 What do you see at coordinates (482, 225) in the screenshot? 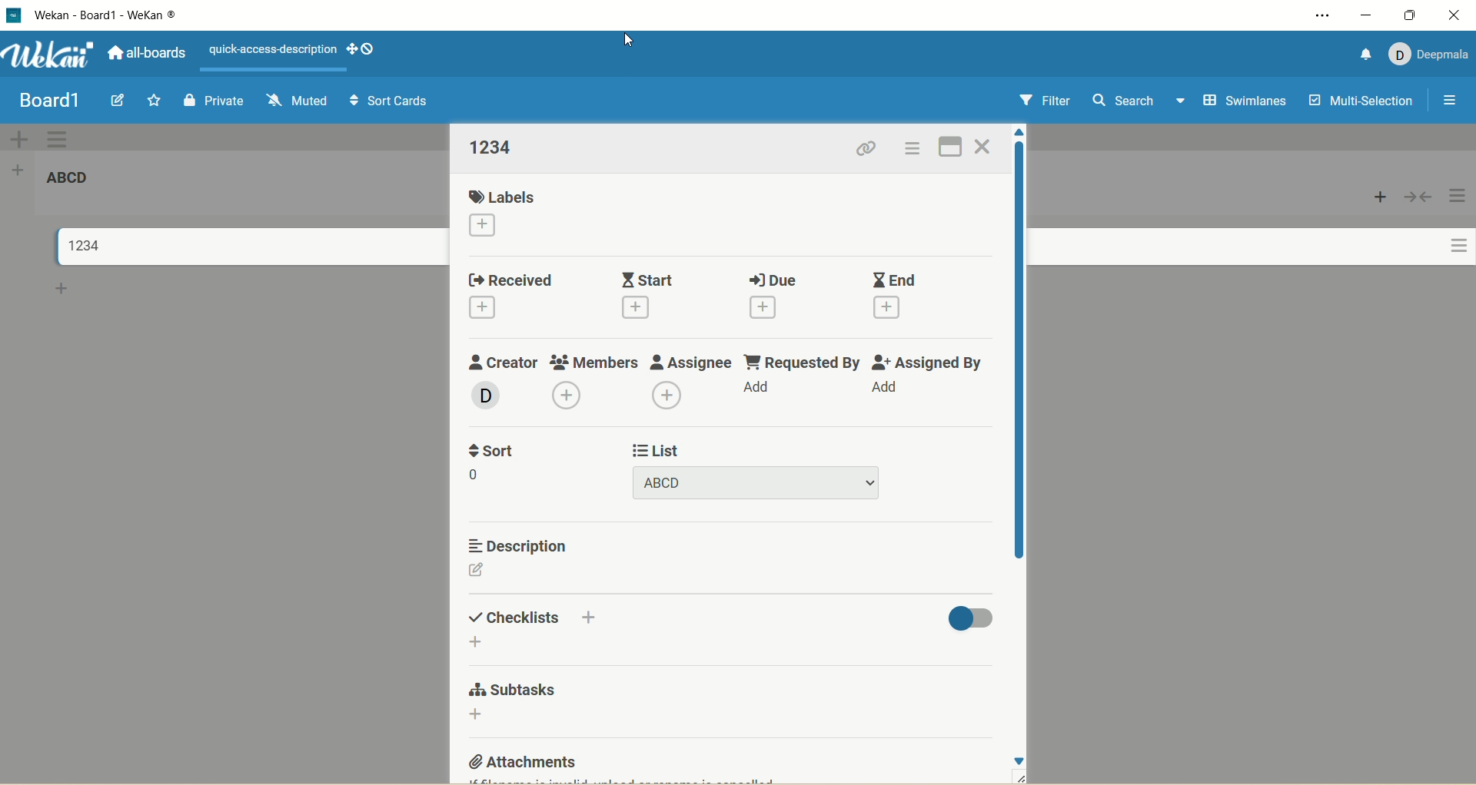
I see `add` at bounding box center [482, 225].